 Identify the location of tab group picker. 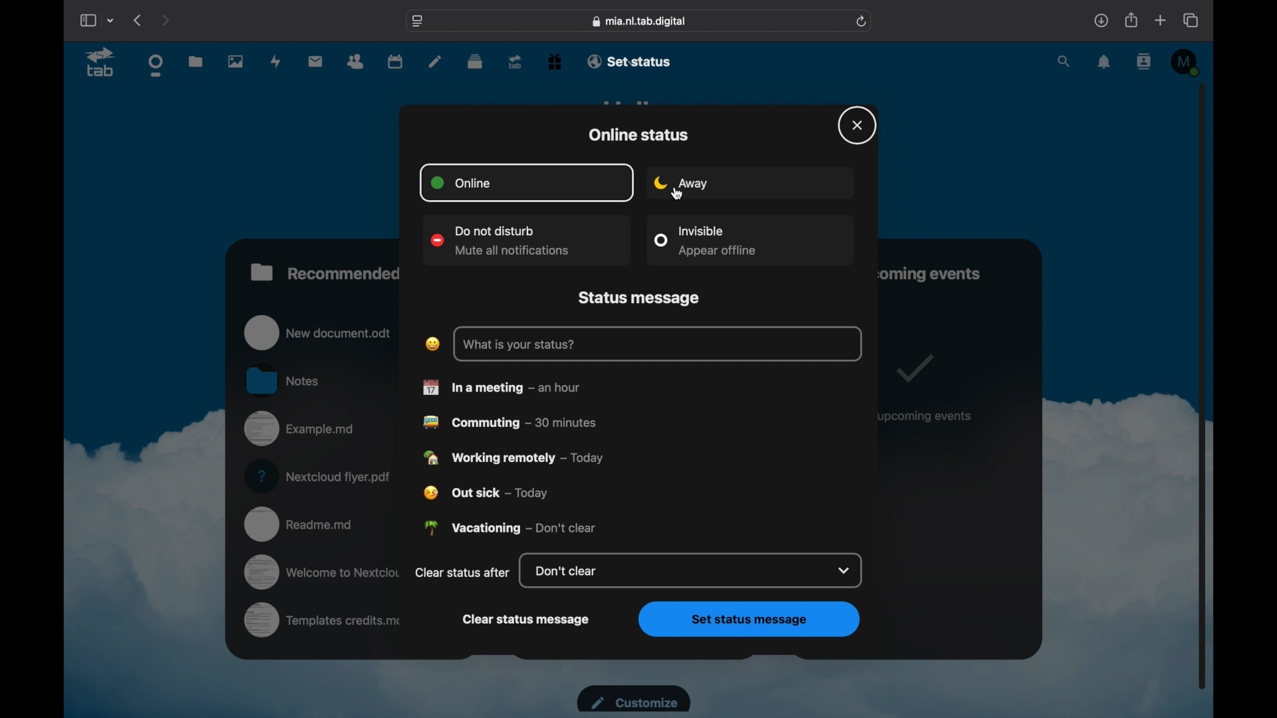
(111, 20).